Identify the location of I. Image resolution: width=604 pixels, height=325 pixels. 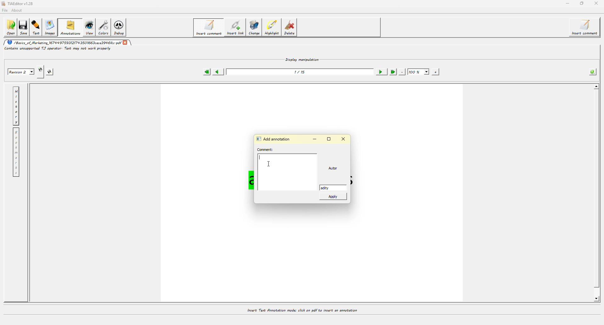
(261, 157).